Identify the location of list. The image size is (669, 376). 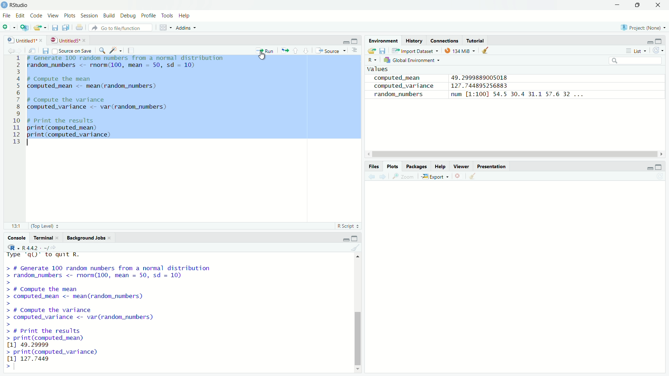
(636, 51).